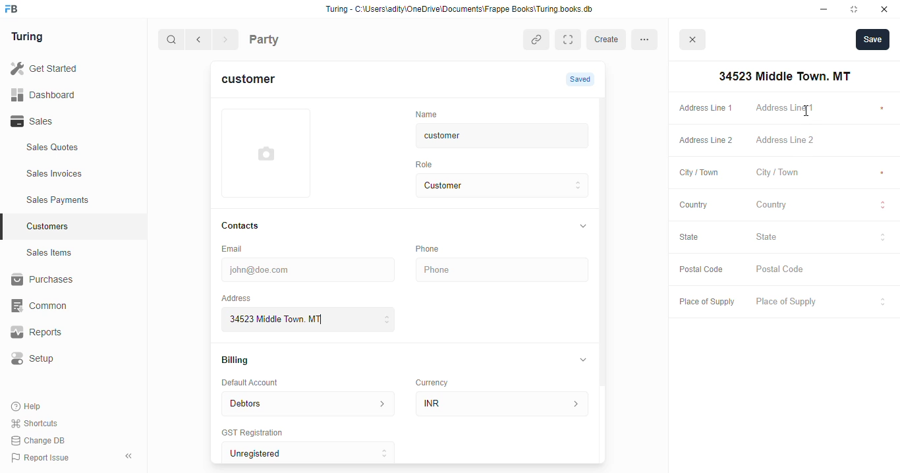 The height and width of the screenshot is (473, 900). Describe the element at coordinates (504, 270) in the screenshot. I see `Phone` at that location.